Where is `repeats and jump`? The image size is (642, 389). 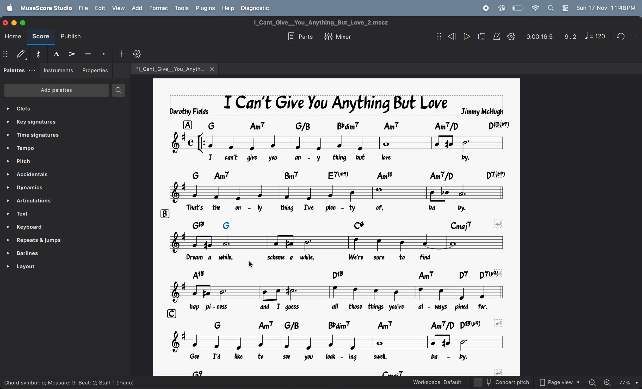 repeats and jump is located at coordinates (51, 241).